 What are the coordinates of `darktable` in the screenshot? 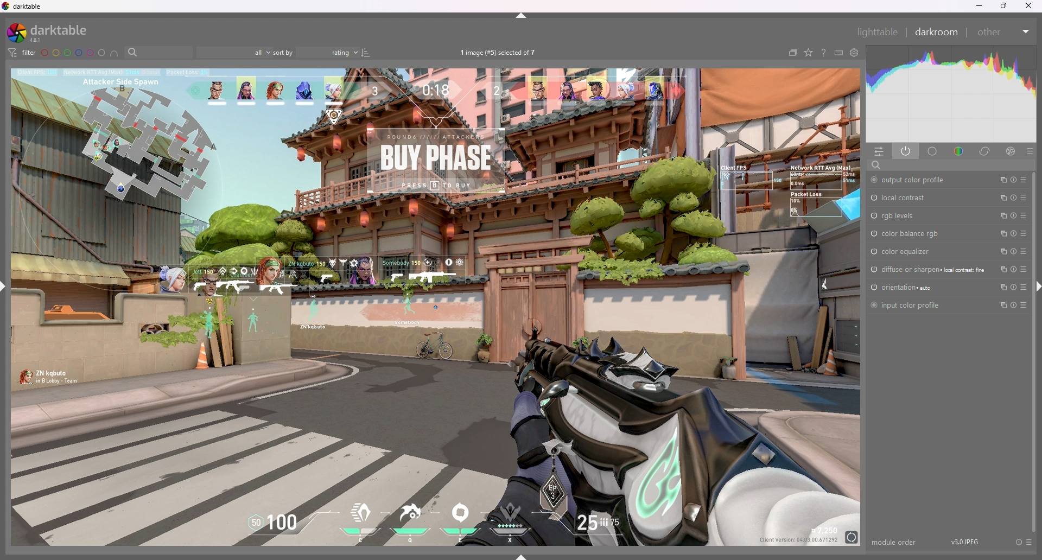 It's located at (24, 7).